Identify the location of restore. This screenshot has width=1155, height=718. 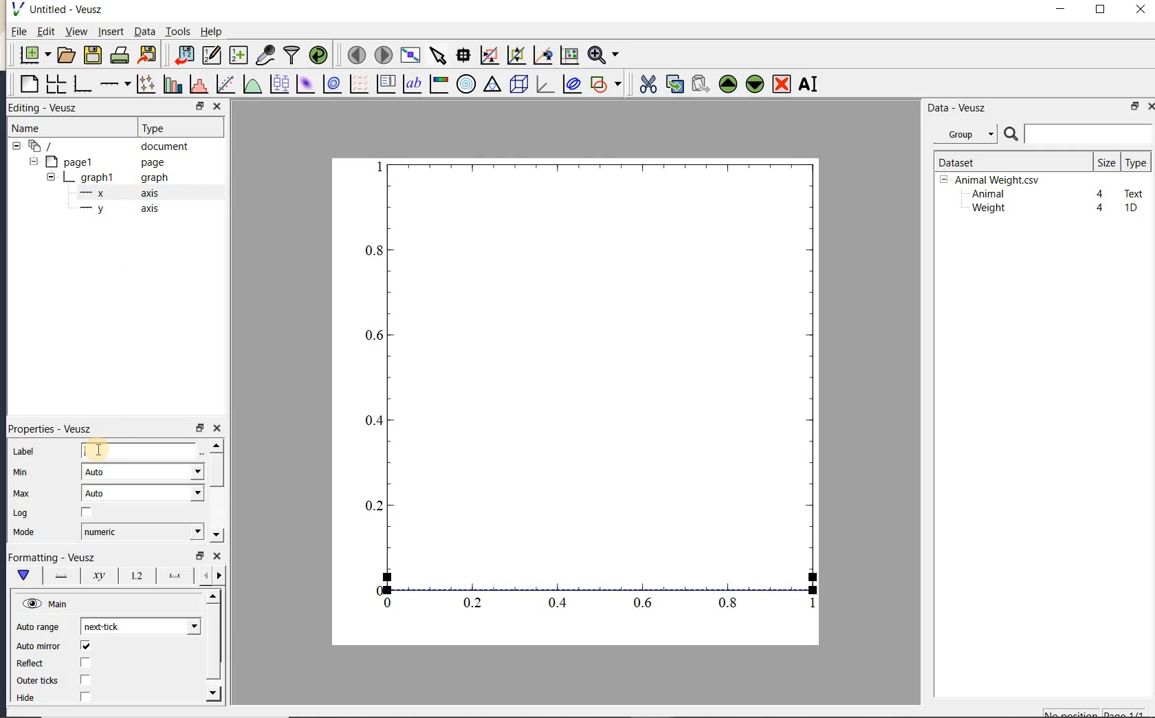
(199, 428).